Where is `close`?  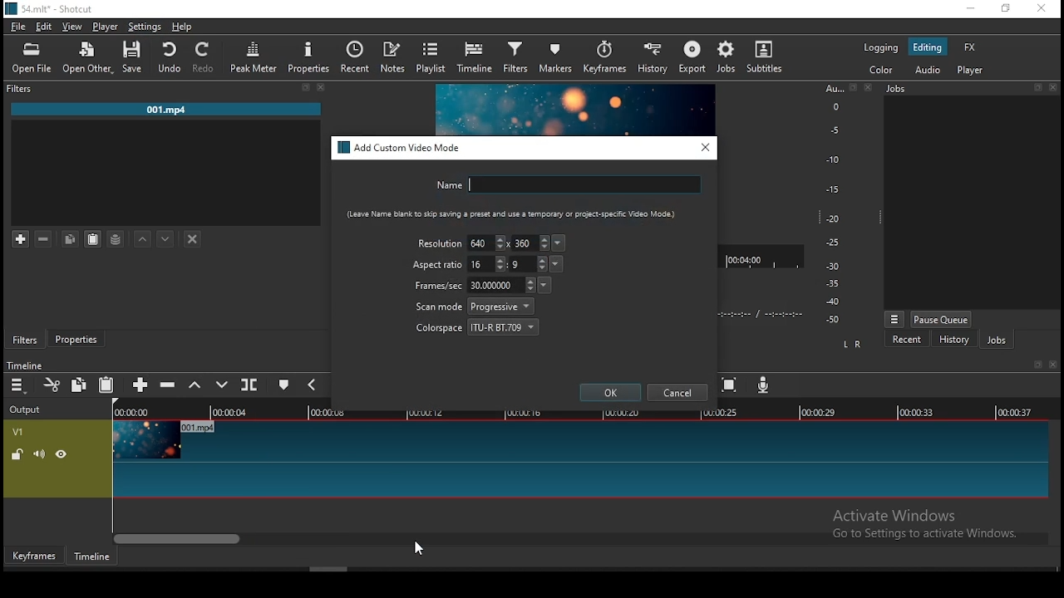
close is located at coordinates (1056, 90).